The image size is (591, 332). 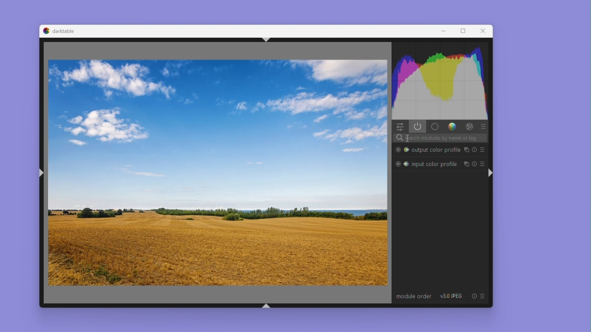 What do you see at coordinates (42, 174) in the screenshot?
I see `shift+ctrl+l` at bounding box center [42, 174].